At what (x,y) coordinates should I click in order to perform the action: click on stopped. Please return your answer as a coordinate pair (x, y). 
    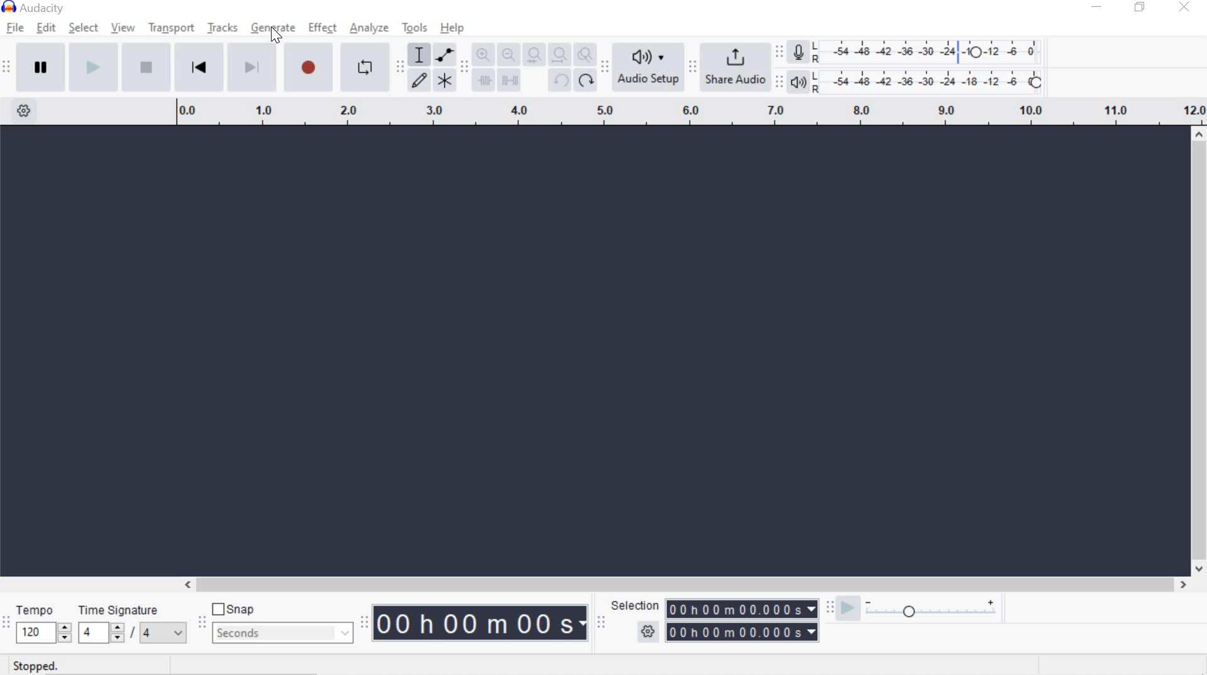
    Looking at the image, I should click on (37, 666).